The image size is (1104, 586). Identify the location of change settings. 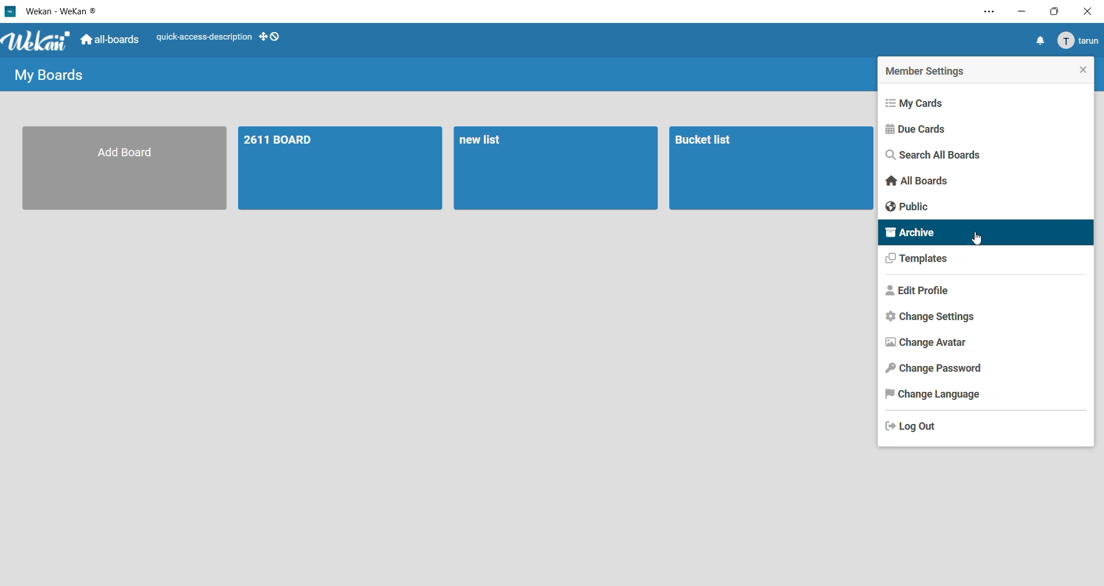
(925, 318).